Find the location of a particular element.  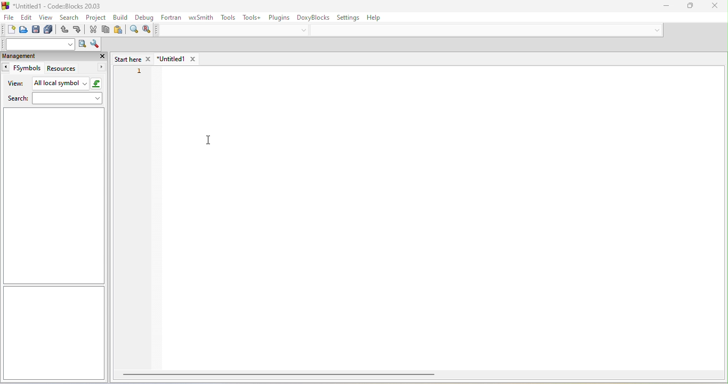

open is located at coordinates (25, 30).